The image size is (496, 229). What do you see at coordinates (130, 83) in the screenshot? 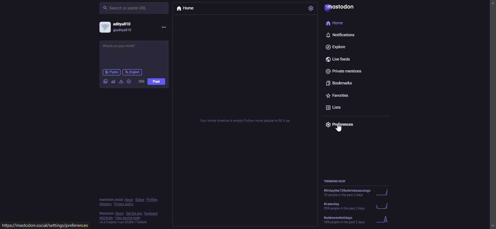
I see `emoji` at bounding box center [130, 83].